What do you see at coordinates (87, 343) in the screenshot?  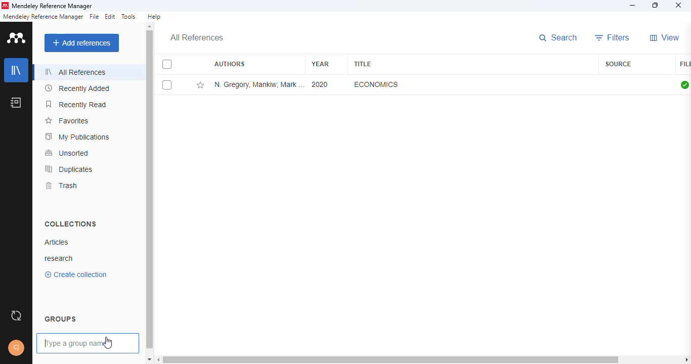 I see `typing a group name` at bounding box center [87, 343].